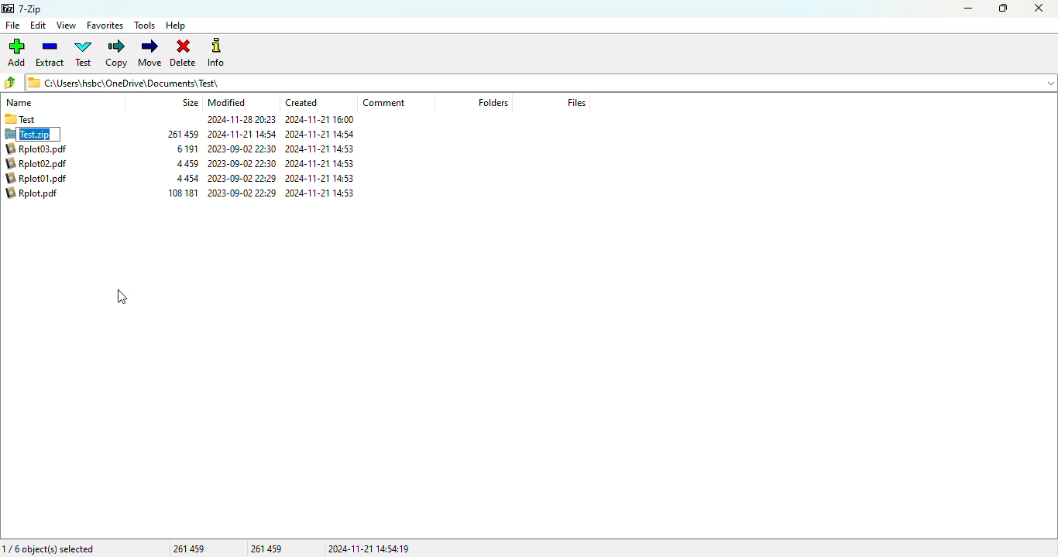  What do you see at coordinates (321, 177) in the screenshot?
I see `2024-11-21 14:53` at bounding box center [321, 177].